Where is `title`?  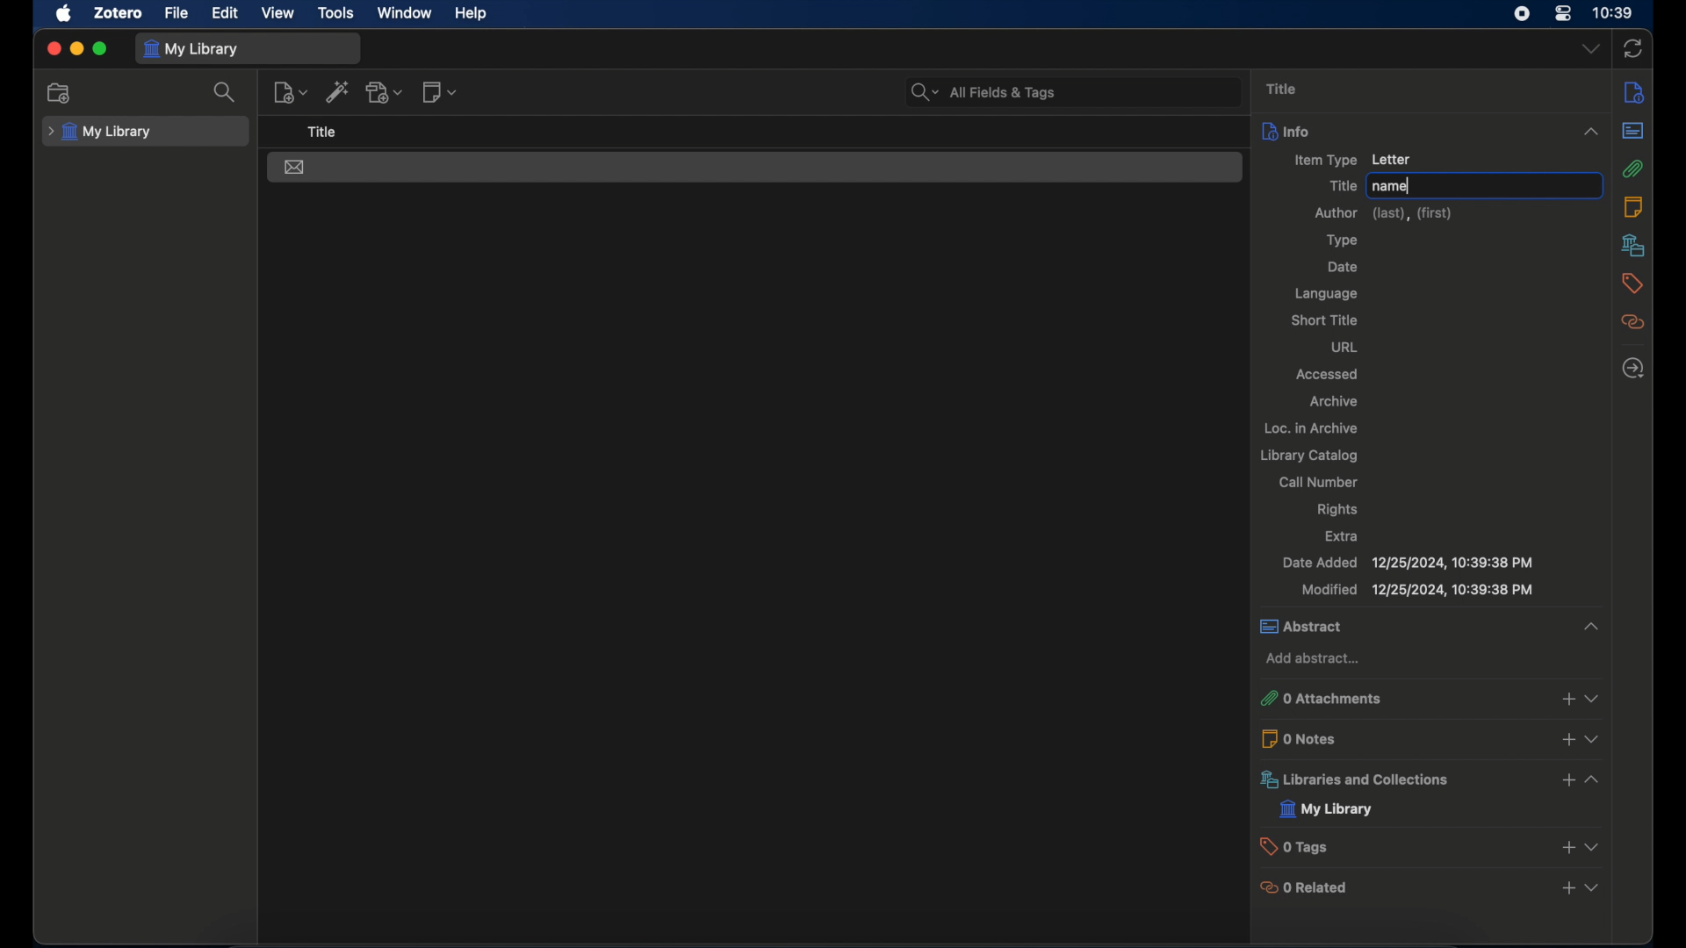
title is located at coordinates (1342, 186).